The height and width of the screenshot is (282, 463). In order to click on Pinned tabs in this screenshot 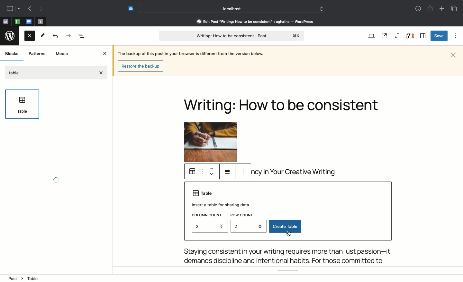, I will do `click(29, 21)`.